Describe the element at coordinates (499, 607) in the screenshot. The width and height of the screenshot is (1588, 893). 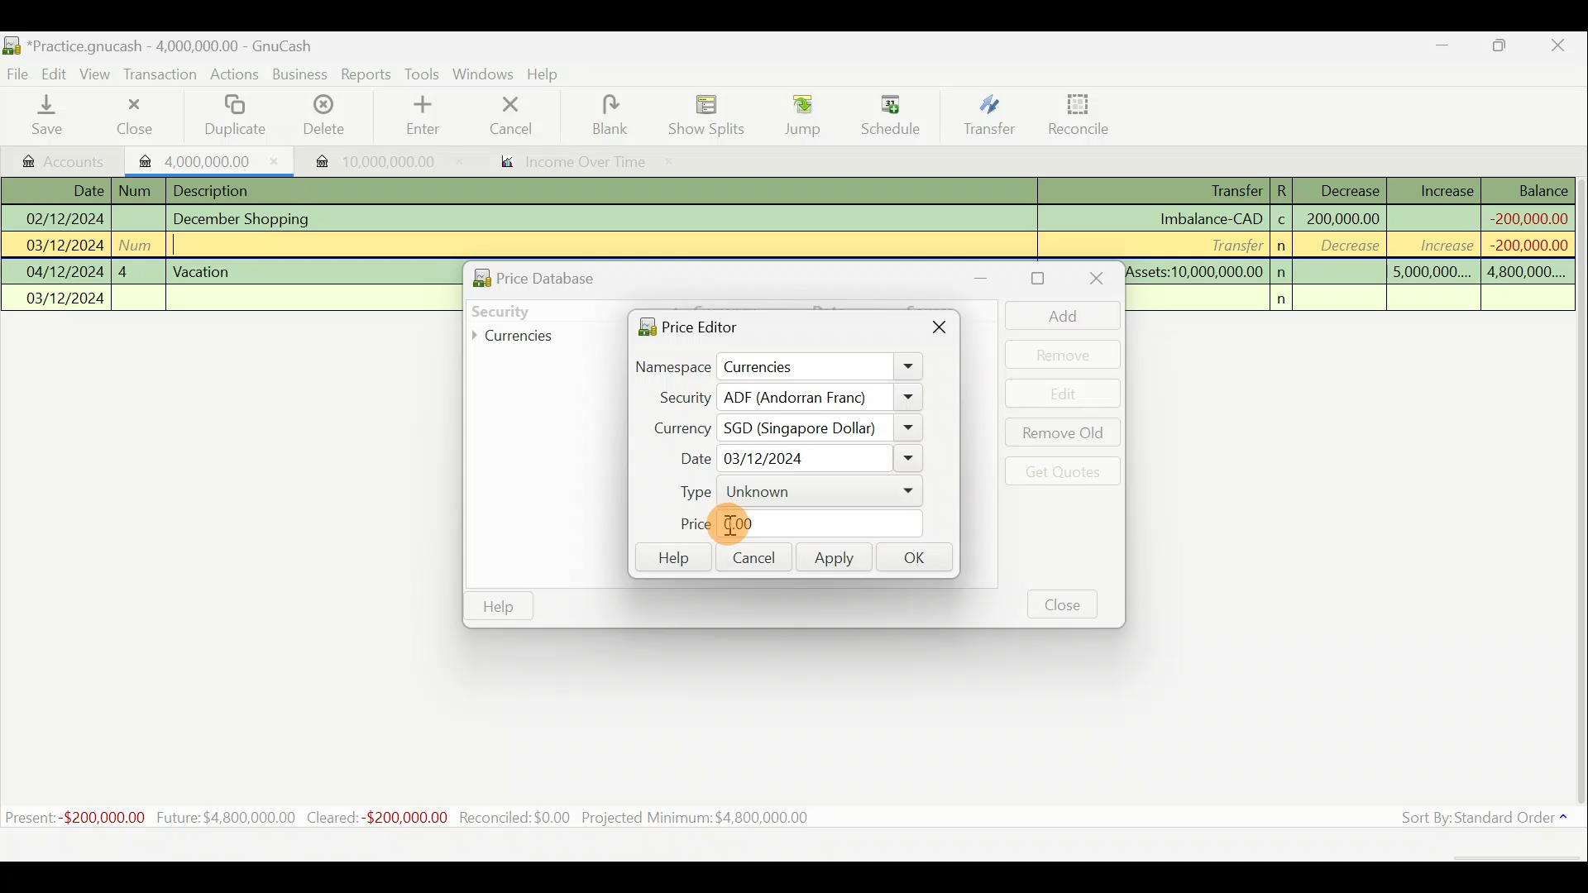
I see `Help` at that location.